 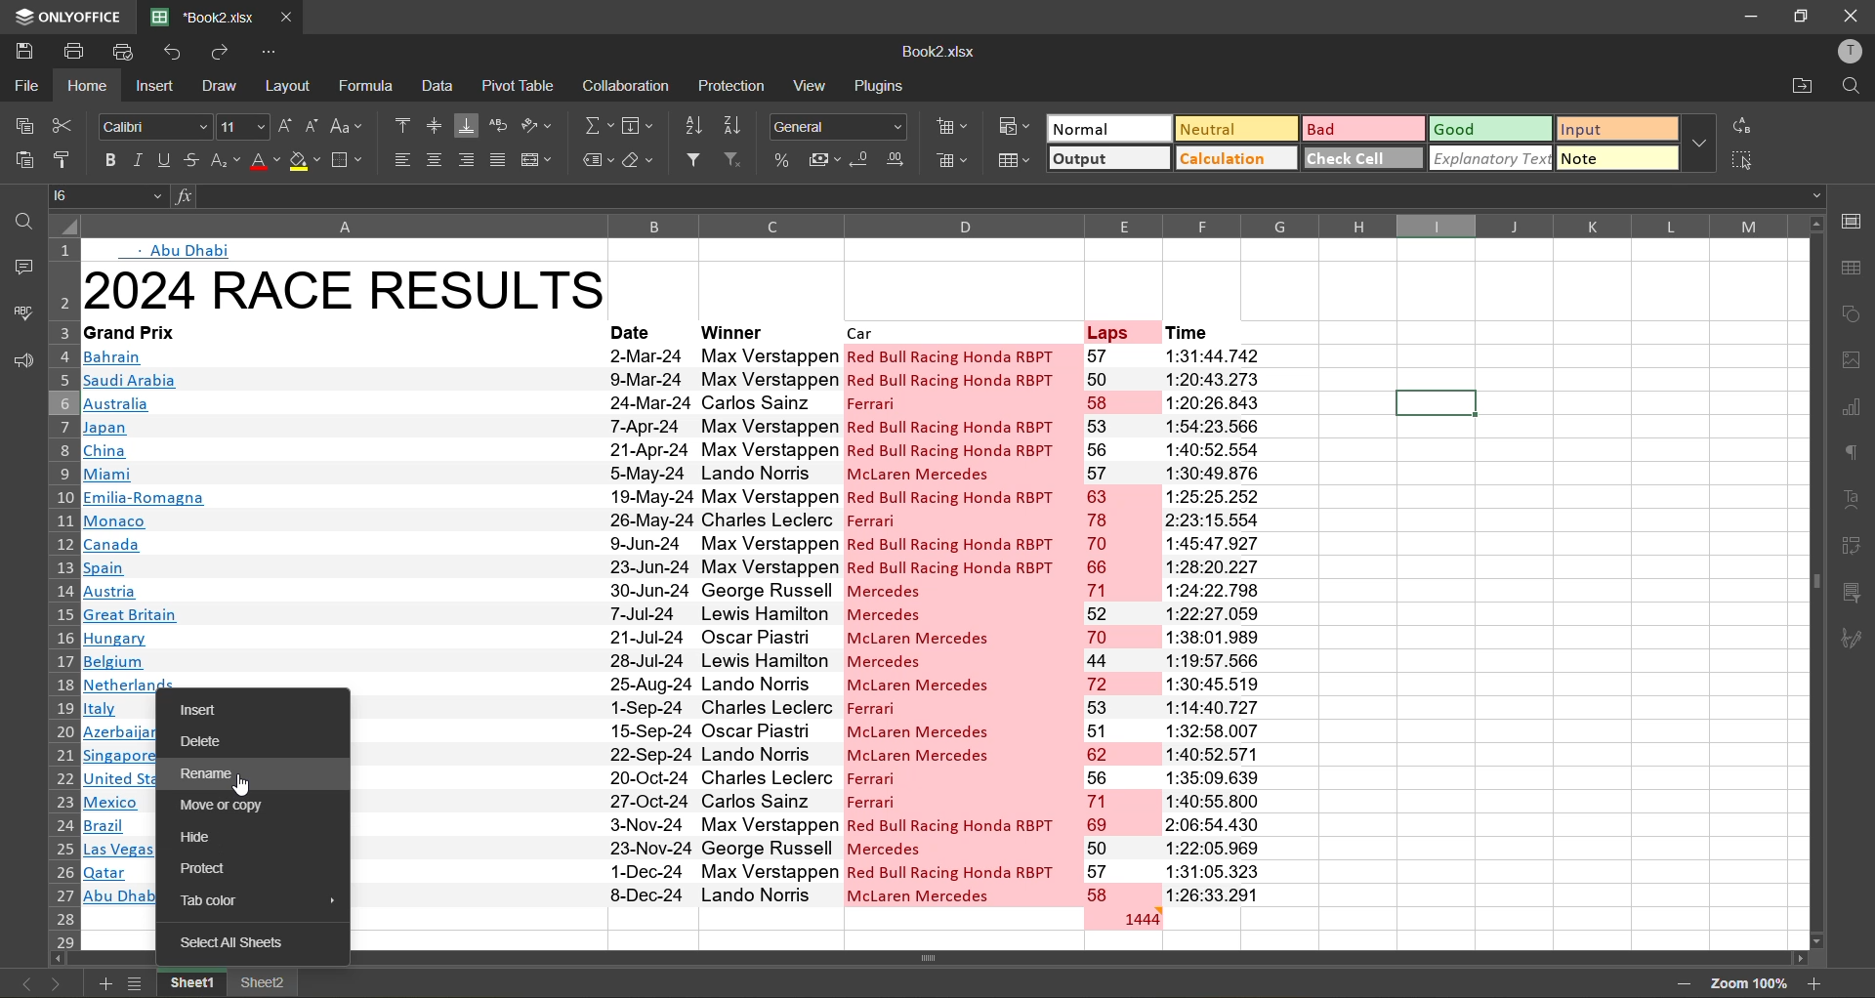 I want to click on copy, so click(x=28, y=127).